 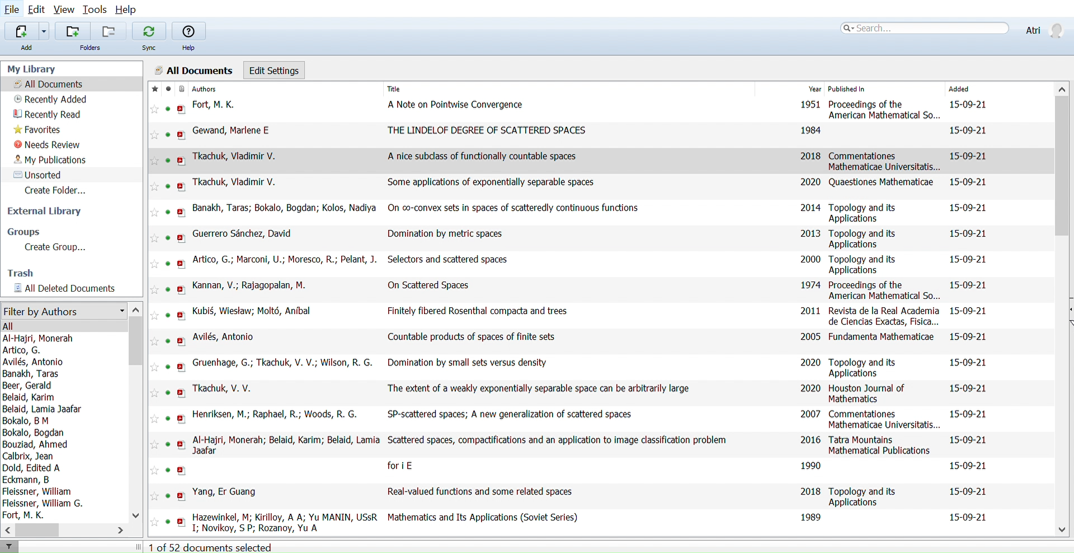 What do you see at coordinates (232, 131) in the screenshot?
I see `Gewand, Marlene E` at bounding box center [232, 131].